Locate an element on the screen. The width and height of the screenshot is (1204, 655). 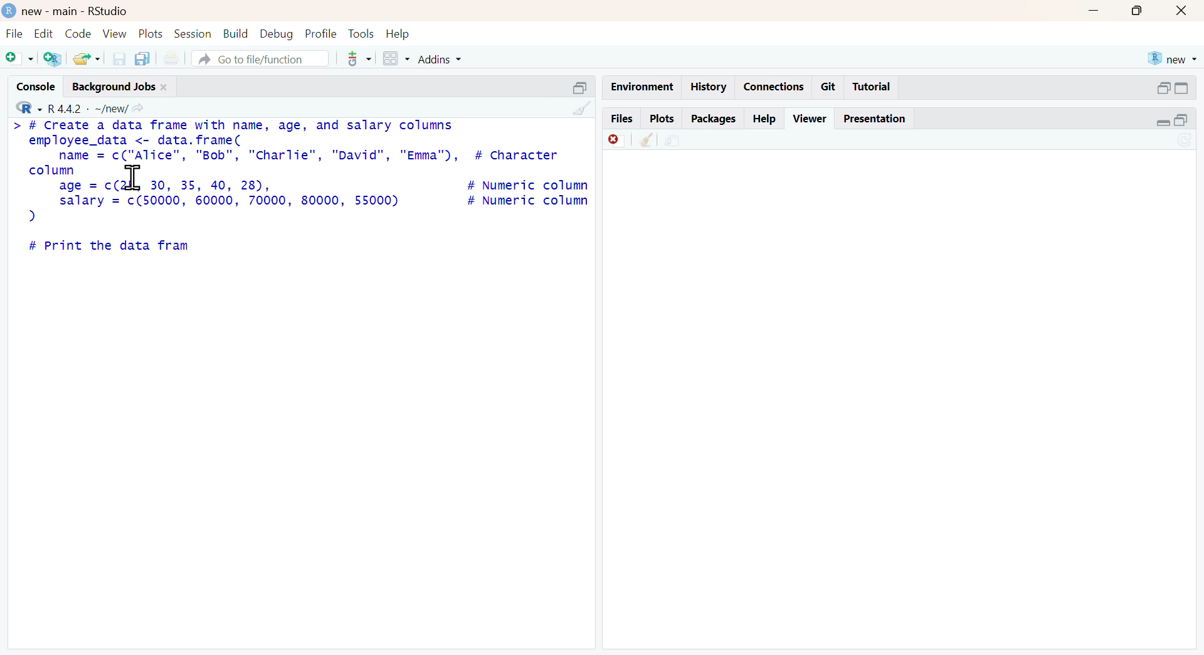
Minimise/Maximize button is located at coordinates (1175, 88).